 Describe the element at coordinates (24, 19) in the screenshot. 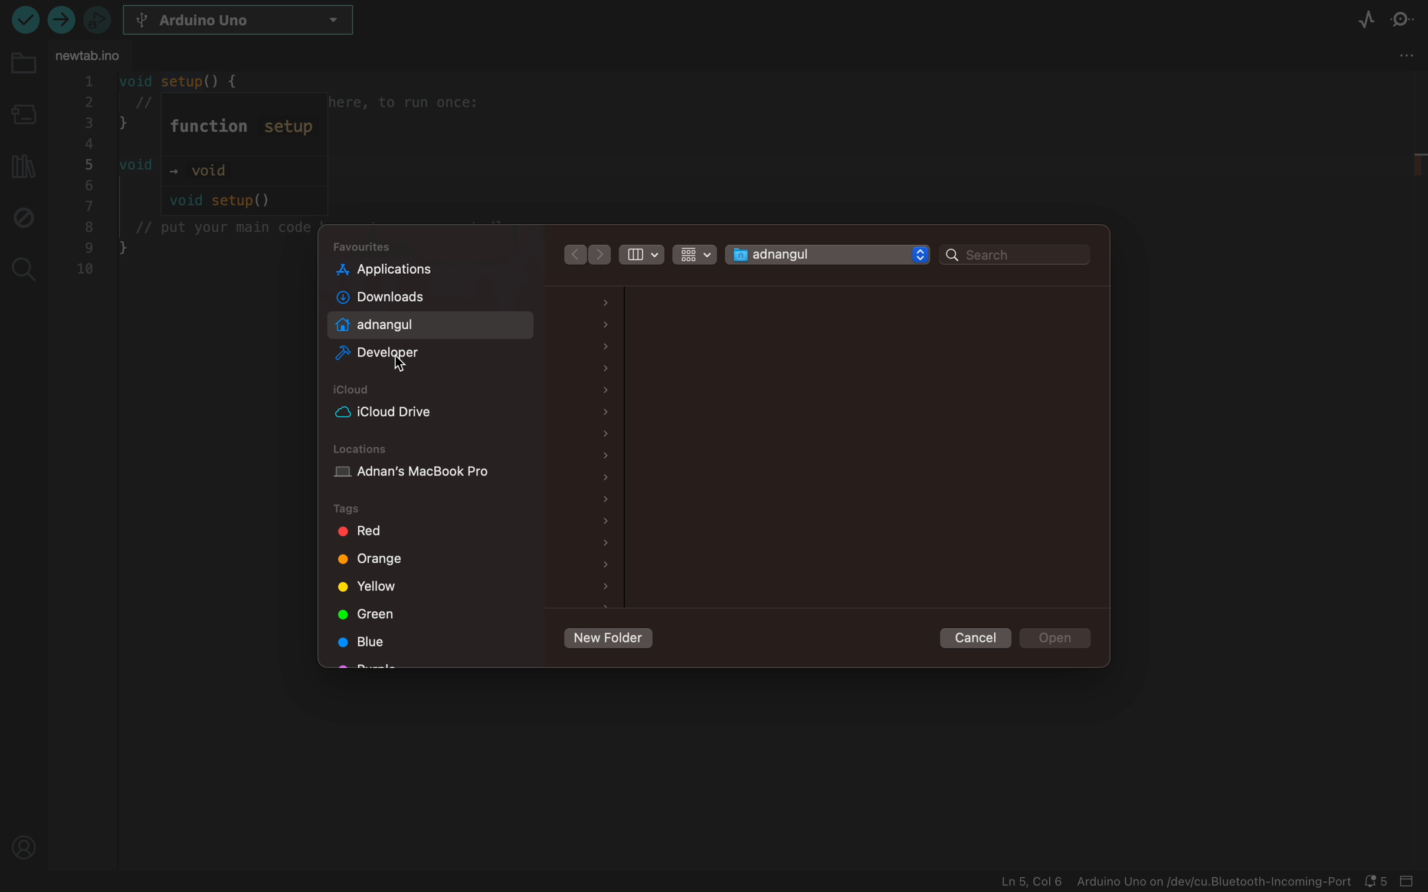

I see `upload` at that location.